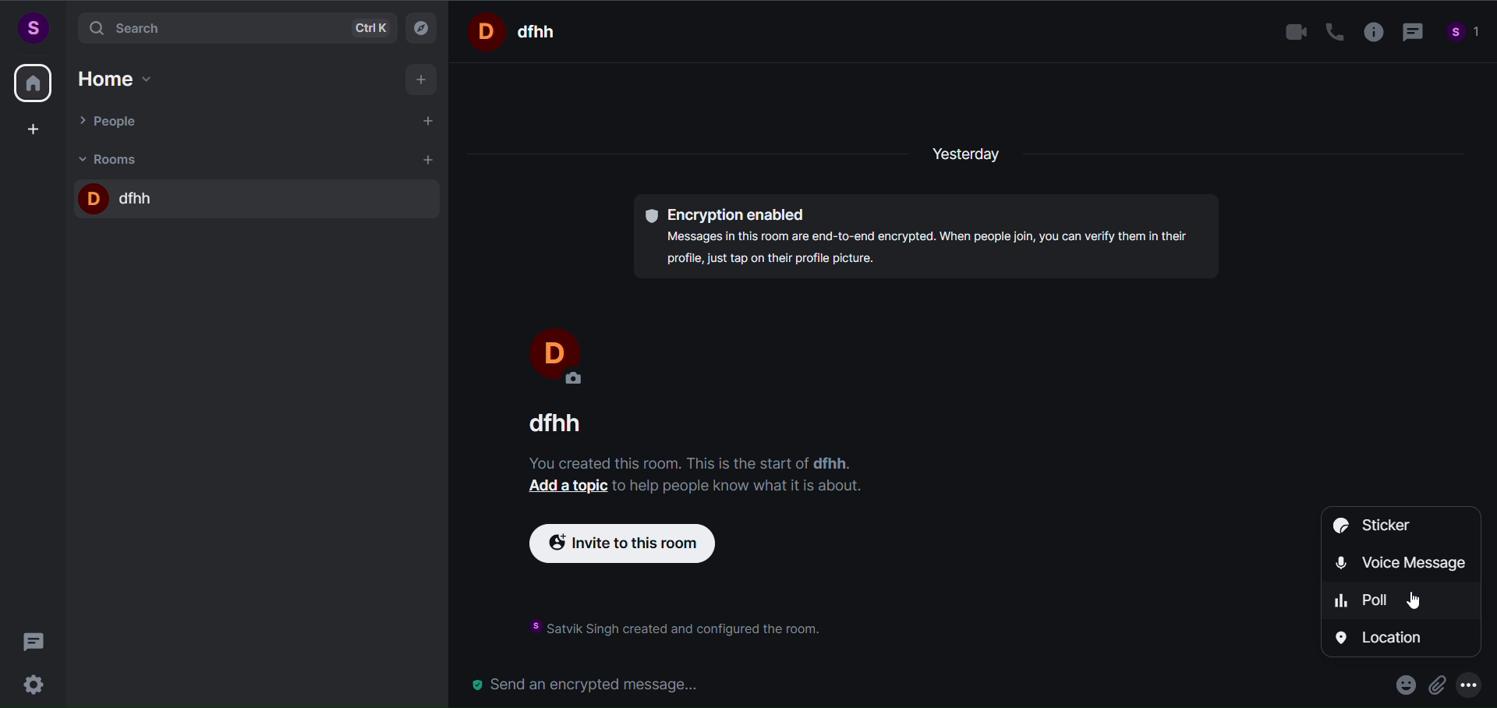  I want to click on display name, so click(564, 352).